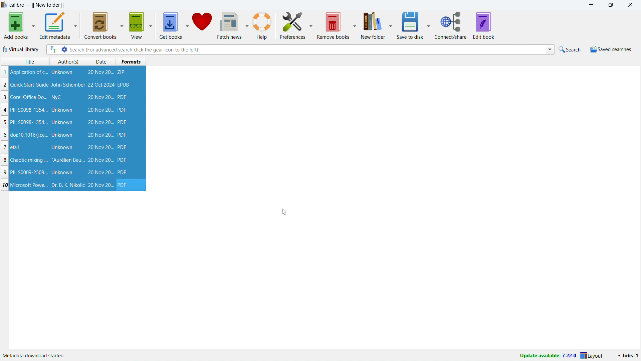 The image size is (641, 361). Describe the element at coordinates (100, 97) in the screenshot. I see `20 Nov 20...` at that location.